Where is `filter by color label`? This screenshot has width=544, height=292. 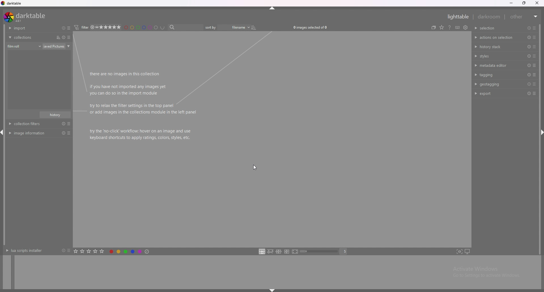 filter by color label is located at coordinates (146, 27).